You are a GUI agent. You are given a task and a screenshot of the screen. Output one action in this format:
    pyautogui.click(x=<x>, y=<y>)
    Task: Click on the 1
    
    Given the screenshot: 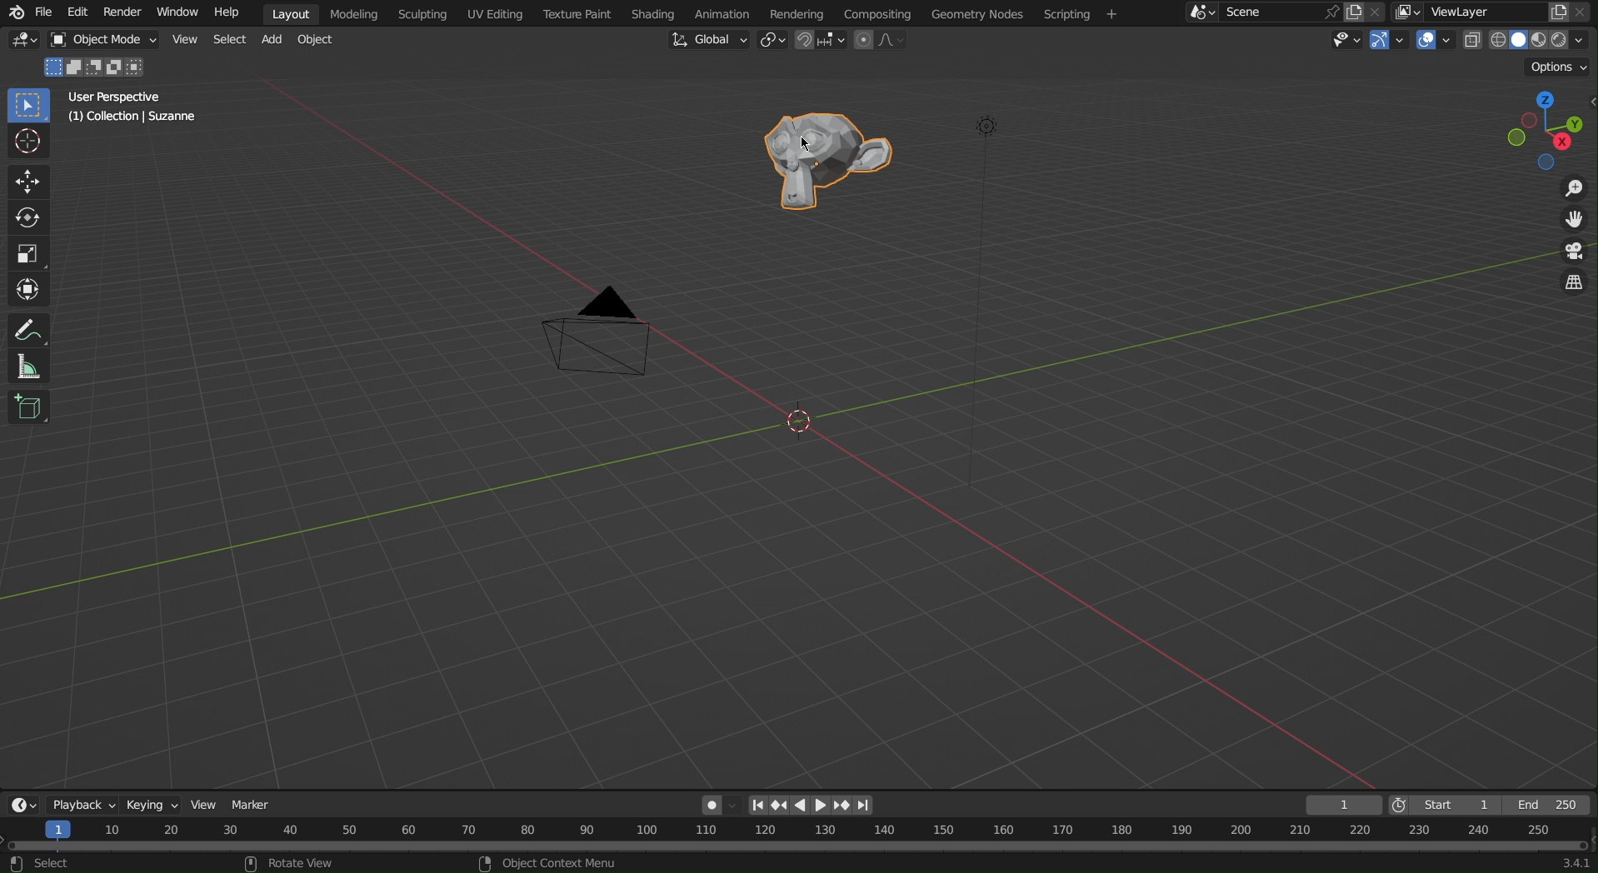 What is the action you would take?
    pyautogui.click(x=1344, y=806)
    